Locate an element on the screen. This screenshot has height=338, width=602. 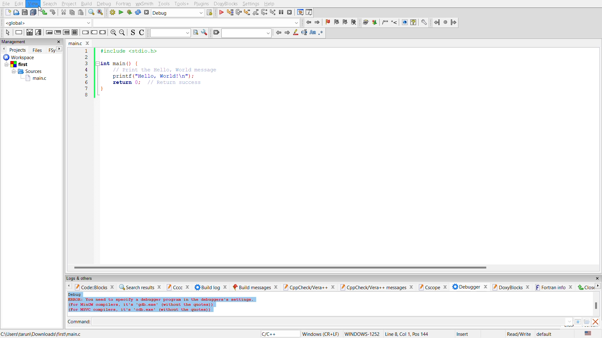
search is located at coordinates (246, 33).